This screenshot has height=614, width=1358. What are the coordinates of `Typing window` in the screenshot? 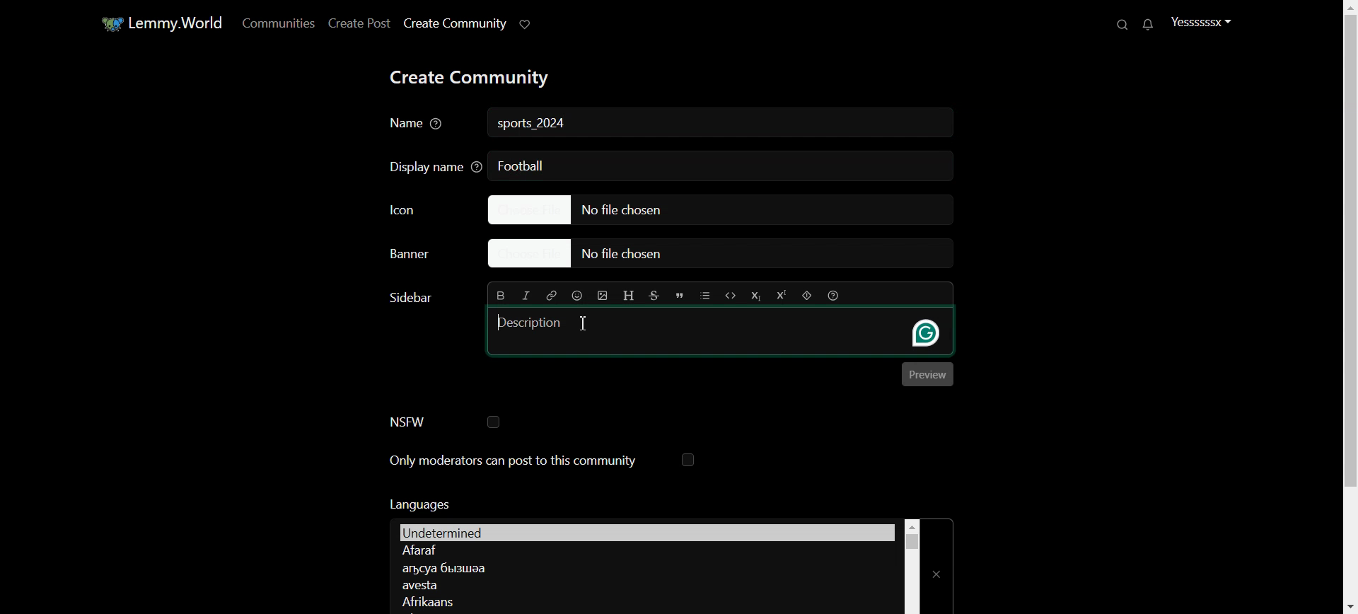 It's located at (687, 330).